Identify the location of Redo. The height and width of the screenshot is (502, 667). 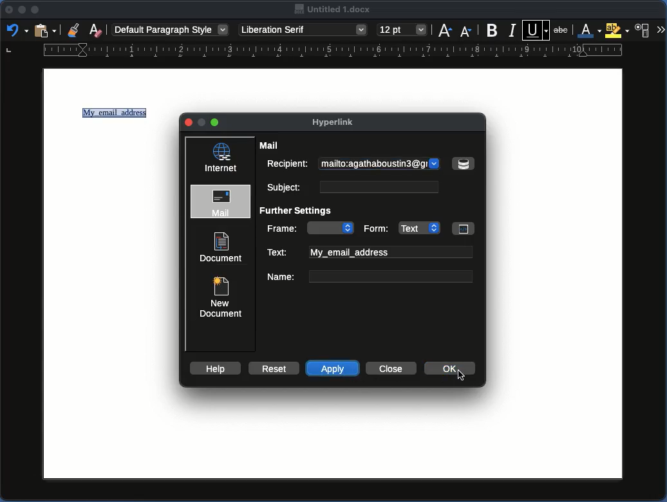
(16, 30).